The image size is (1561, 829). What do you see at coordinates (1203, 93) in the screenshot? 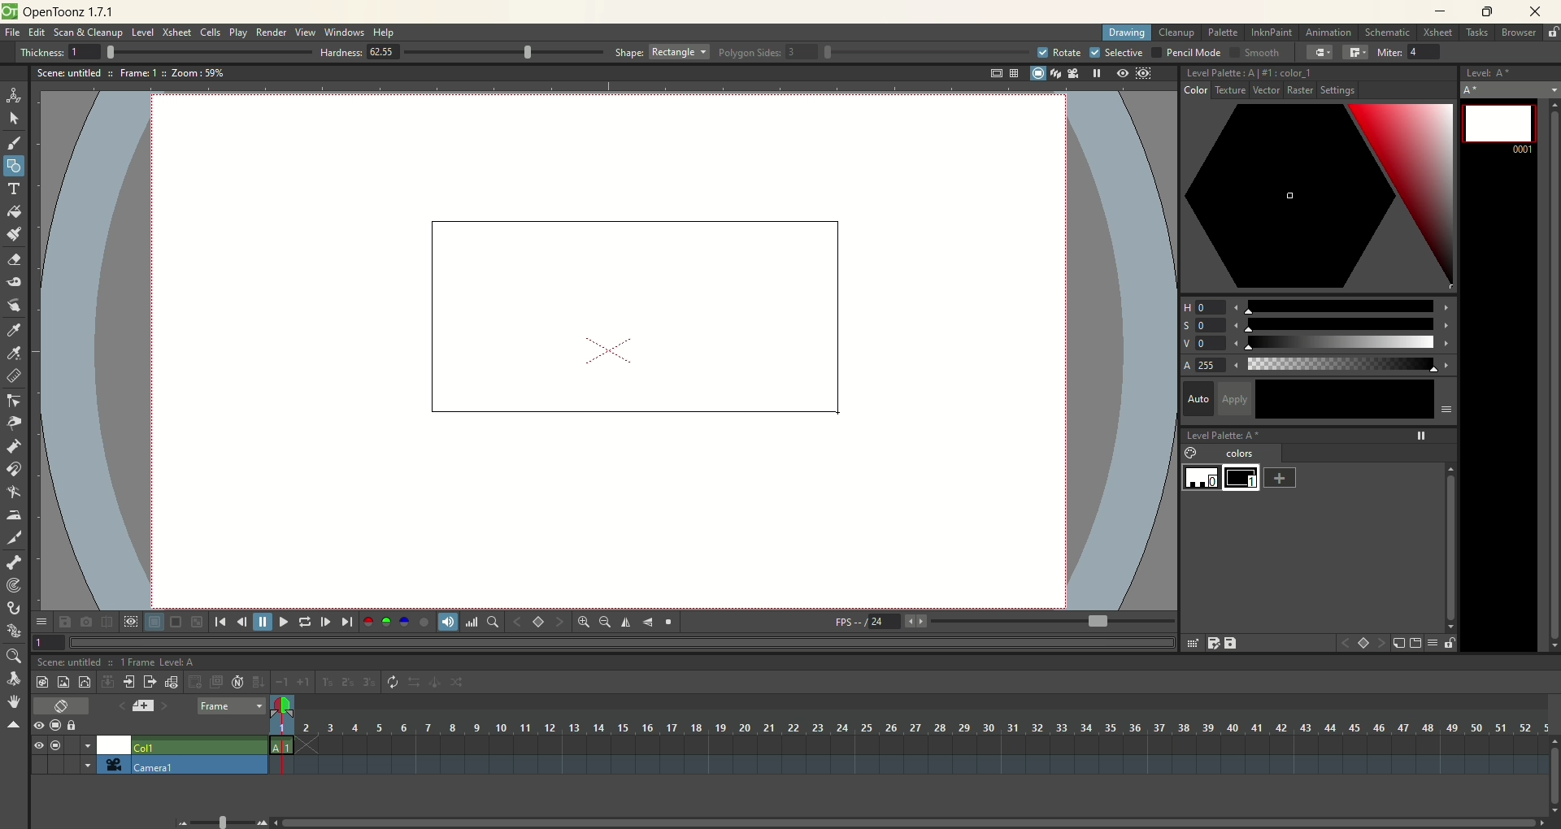
I see `color` at bounding box center [1203, 93].